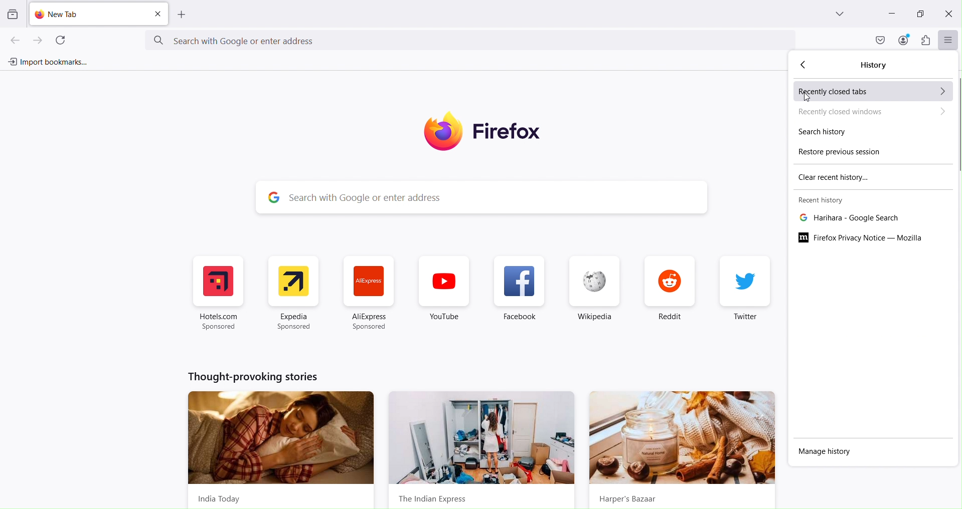 The width and height of the screenshot is (962, 509). Describe the element at coordinates (874, 92) in the screenshot. I see `Recently closed tabs` at that location.